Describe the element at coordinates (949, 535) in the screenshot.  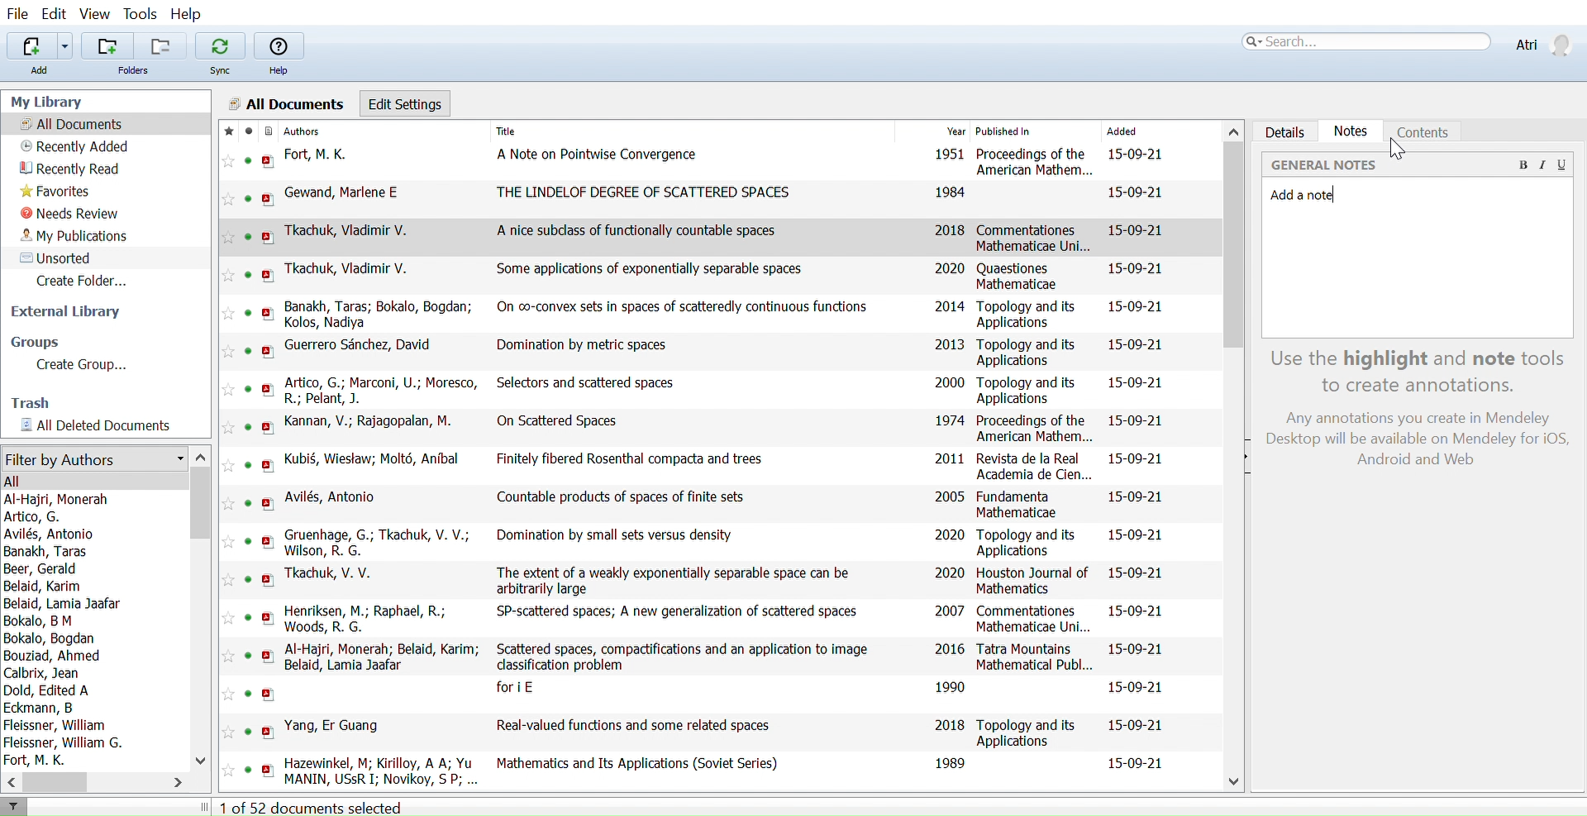
I see `2020` at that location.